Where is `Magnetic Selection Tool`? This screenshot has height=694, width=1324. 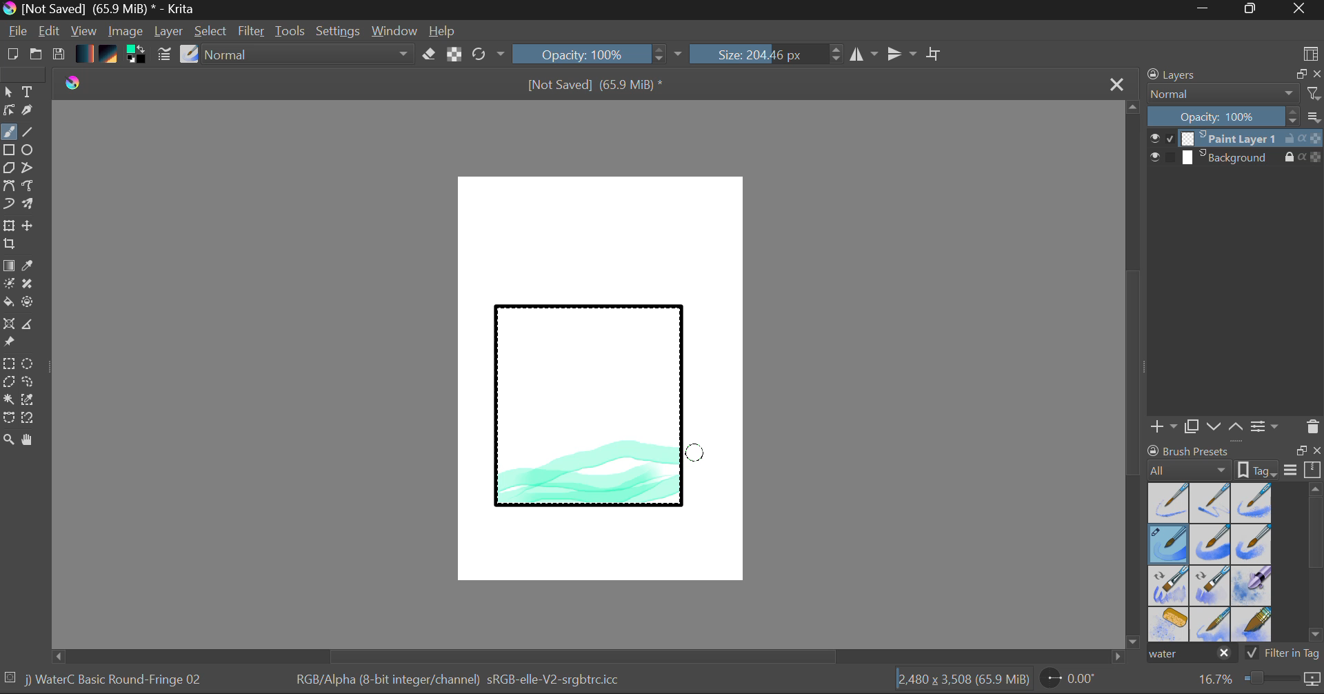 Magnetic Selection Tool is located at coordinates (28, 418).